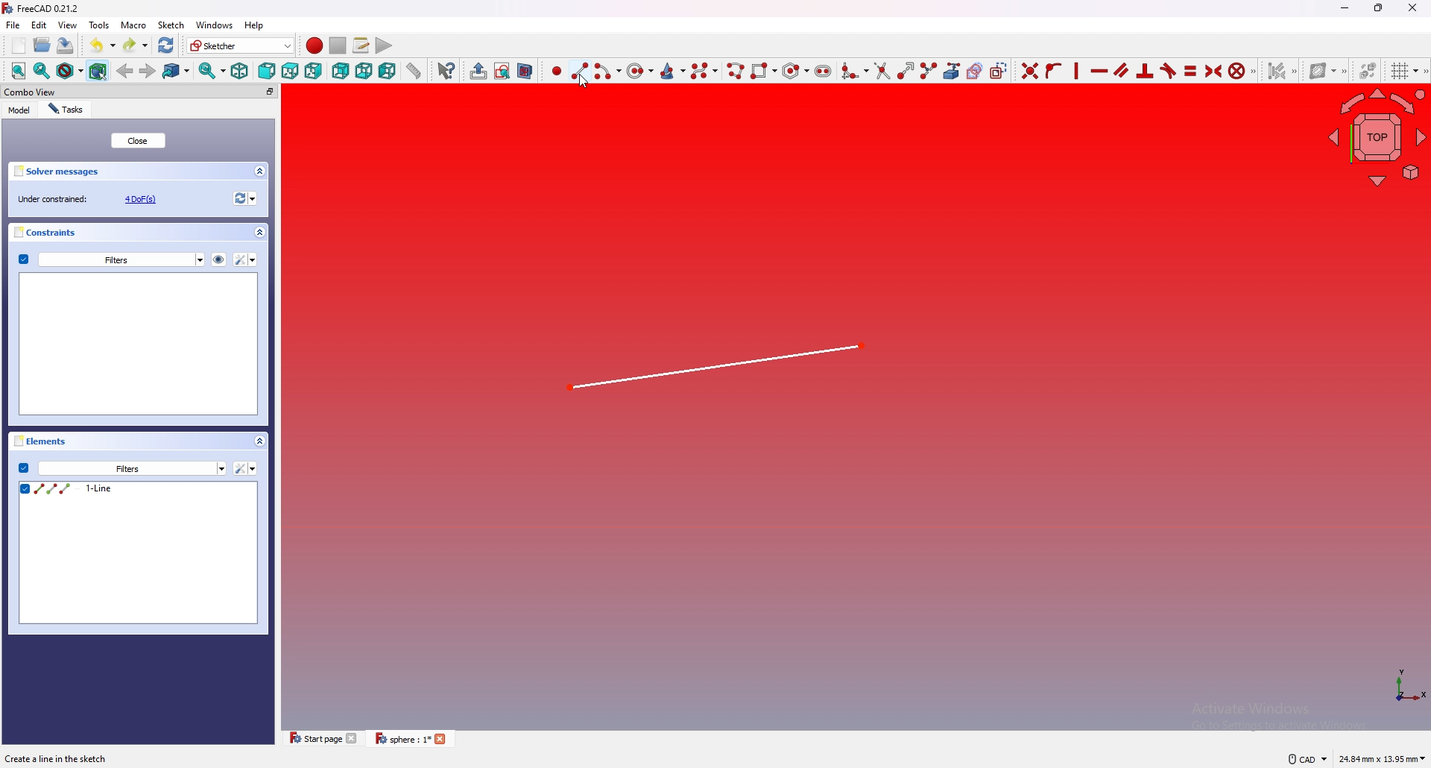  Describe the element at coordinates (139, 141) in the screenshot. I see `Close` at that location.